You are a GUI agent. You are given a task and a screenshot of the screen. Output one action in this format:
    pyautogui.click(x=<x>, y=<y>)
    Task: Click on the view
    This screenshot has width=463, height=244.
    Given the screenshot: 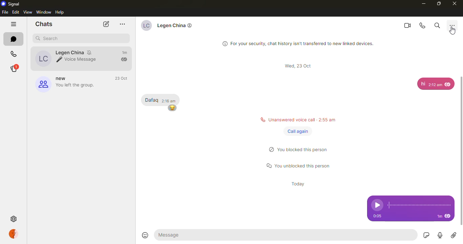 What is the action you would take?
    pyautogui.click(x=27, y=12)
    